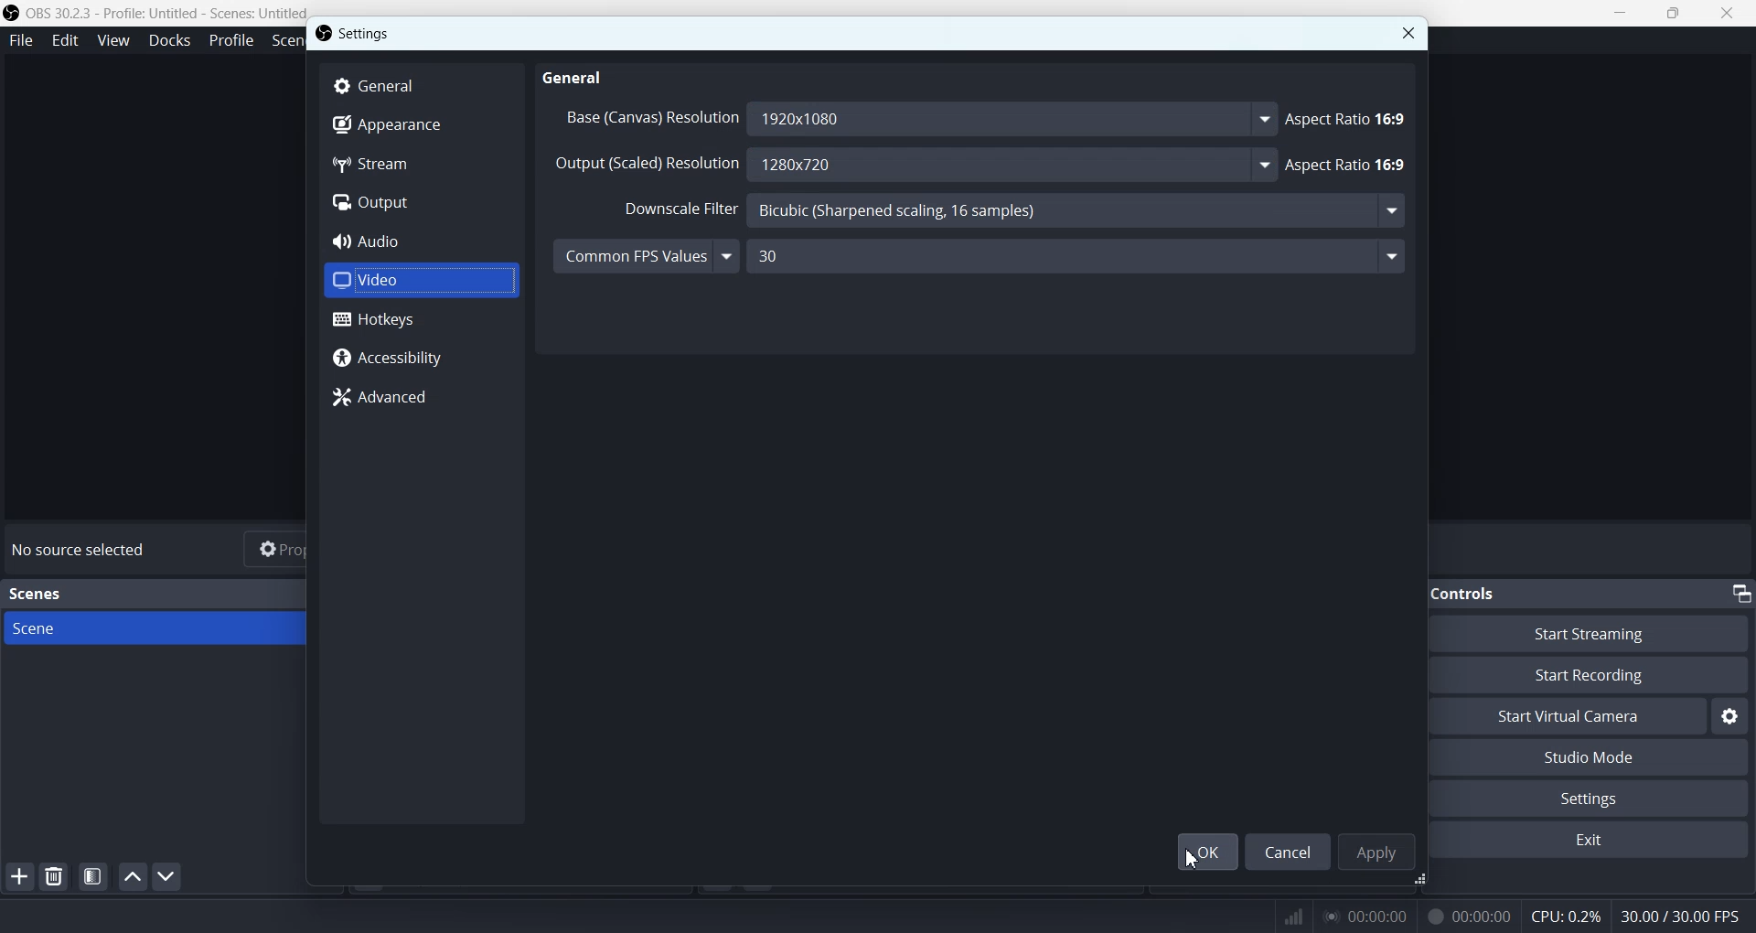 The width and height of the screenshot is (1756, 933). Describe the element at coordinates (112, 39) in the screenshot. I see `View` at that location.